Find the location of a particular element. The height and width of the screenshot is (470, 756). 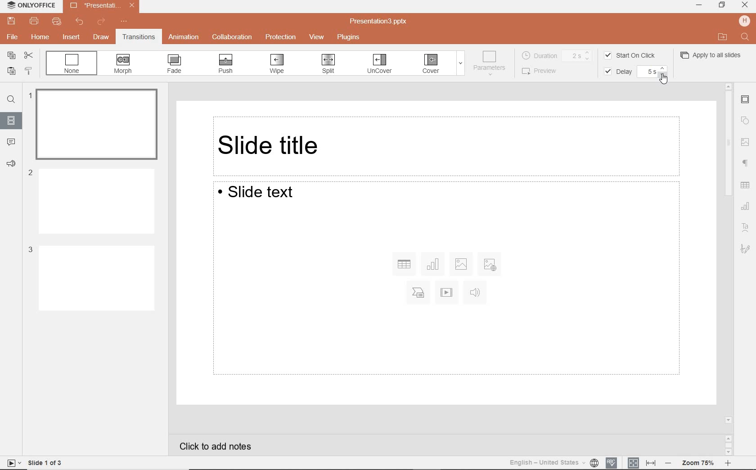

slides is located at coordinates (11, 120).